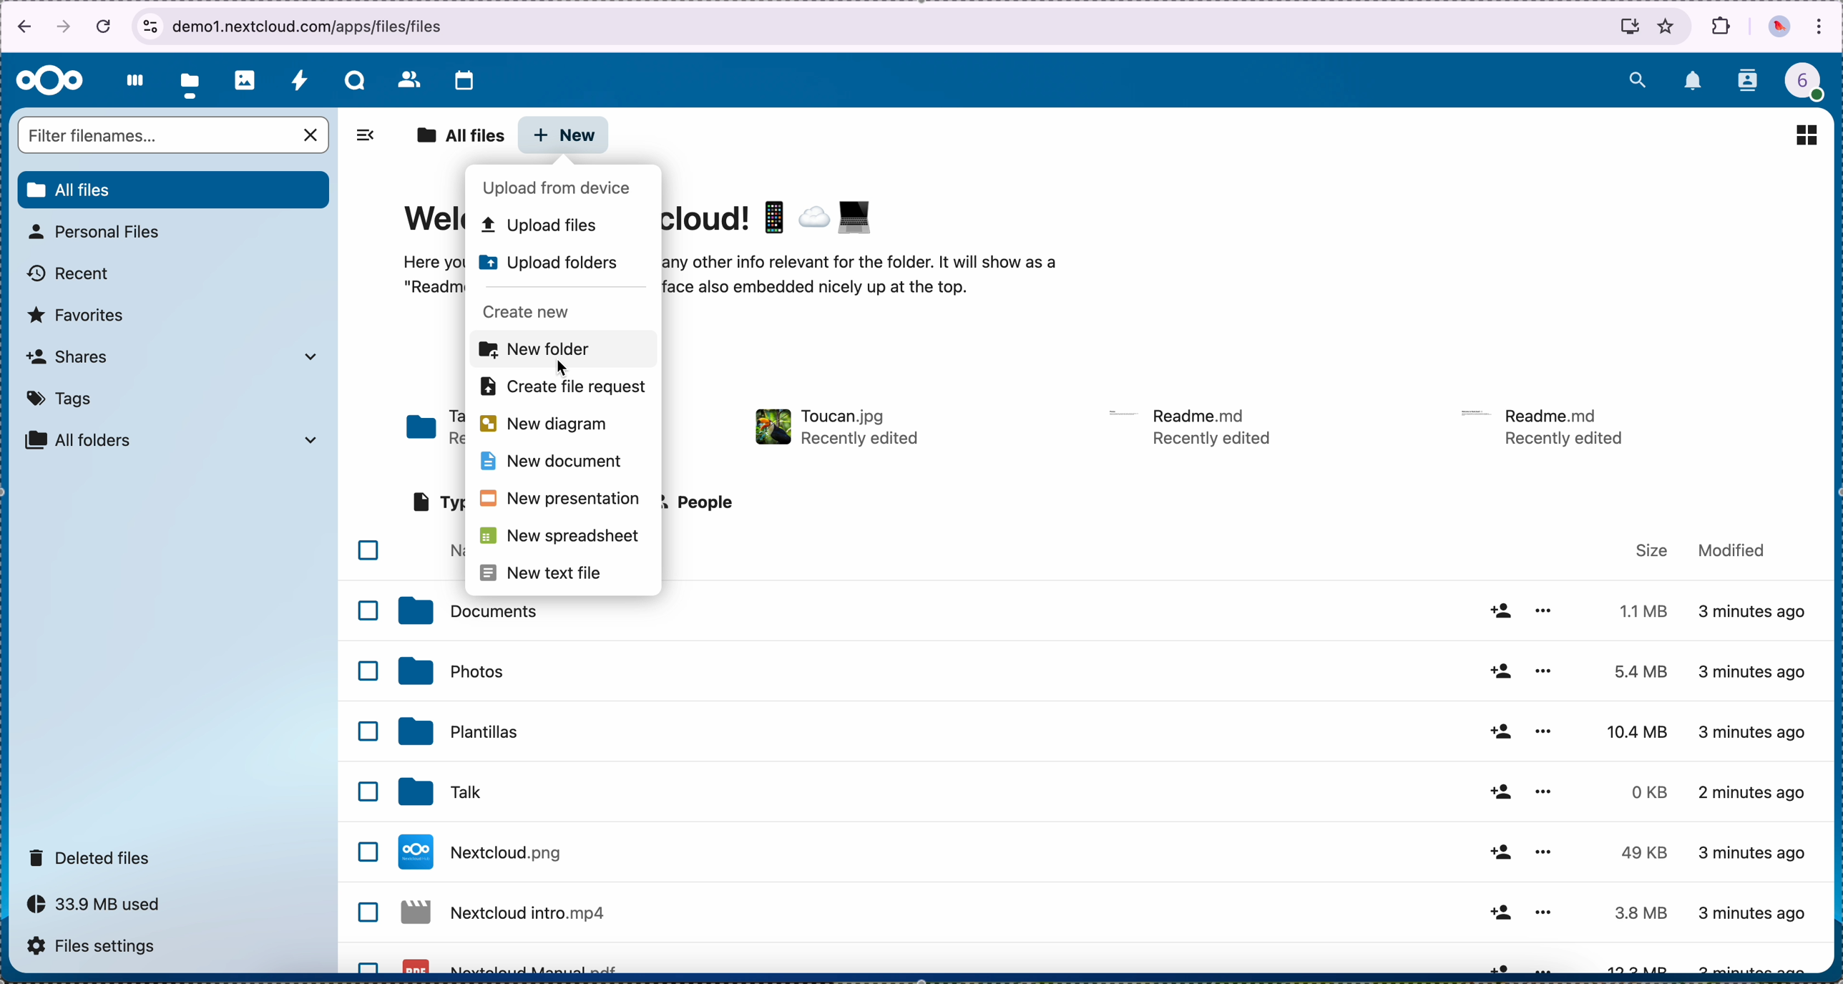 This screenshot has width=1843, height=984. Describe the element at coordinates (485, 852) in the screenshot. I see `Nextcloud file` at that location.